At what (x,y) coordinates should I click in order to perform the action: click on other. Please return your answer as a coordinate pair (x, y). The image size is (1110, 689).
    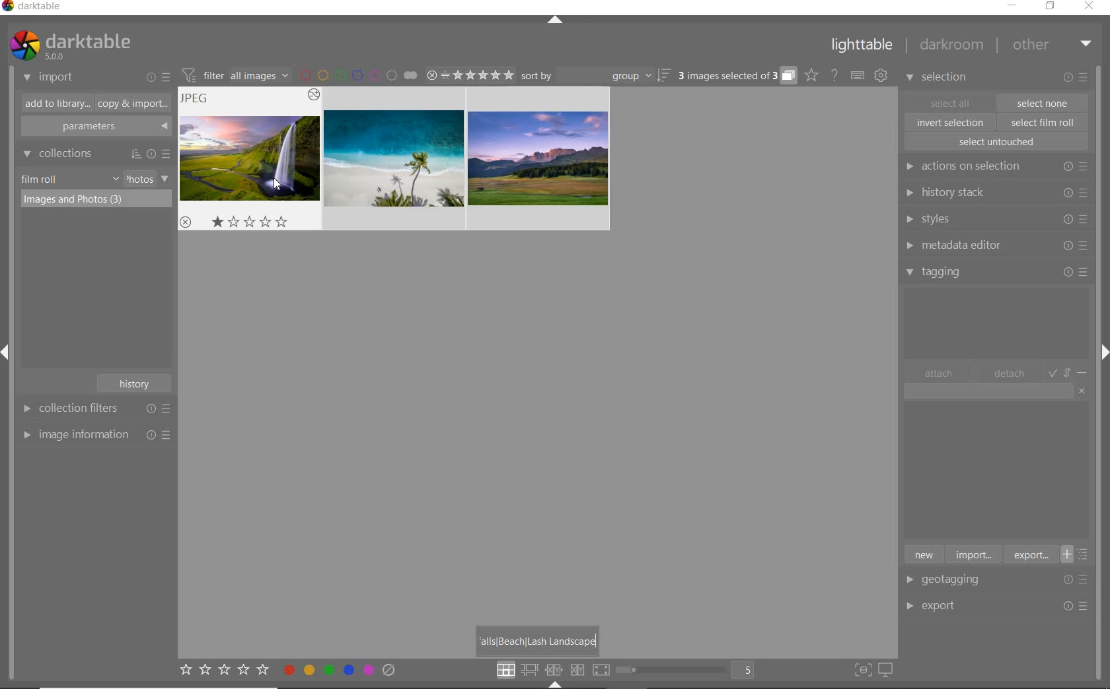
    Looking at the image, I should click on (1052, 44).